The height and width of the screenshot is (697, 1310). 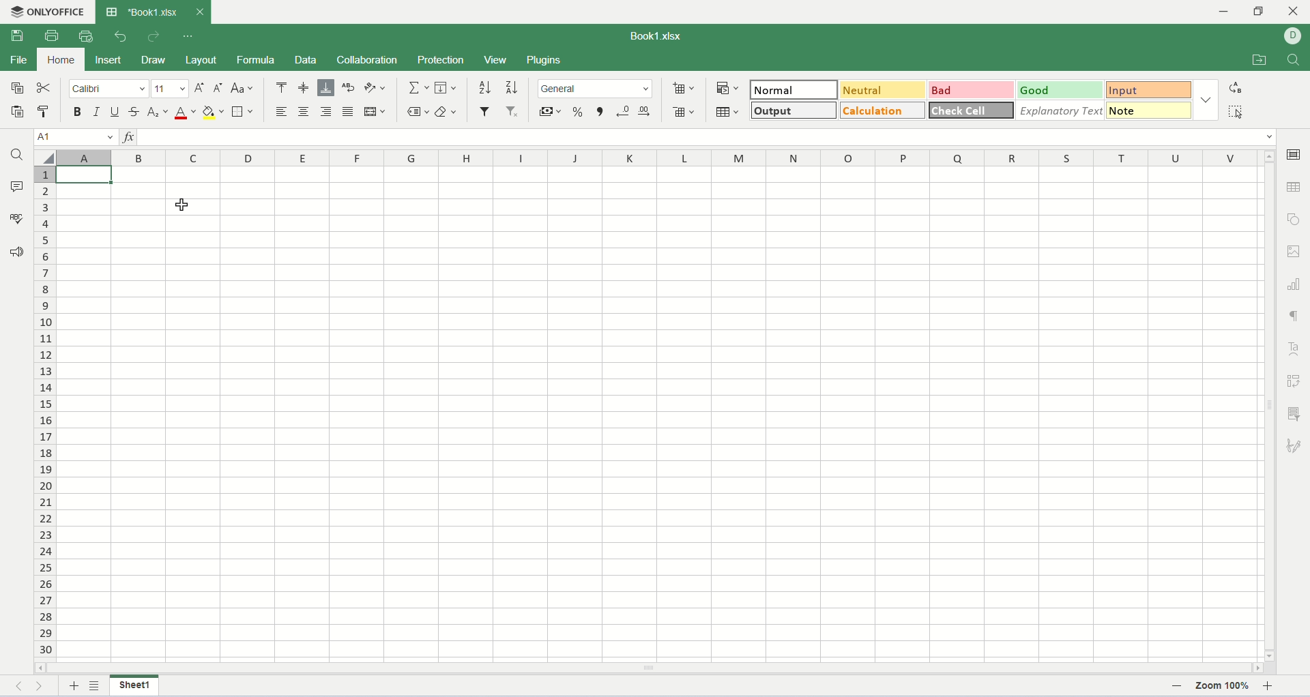 I want to click on image settings, so click(x=1296, y=254).